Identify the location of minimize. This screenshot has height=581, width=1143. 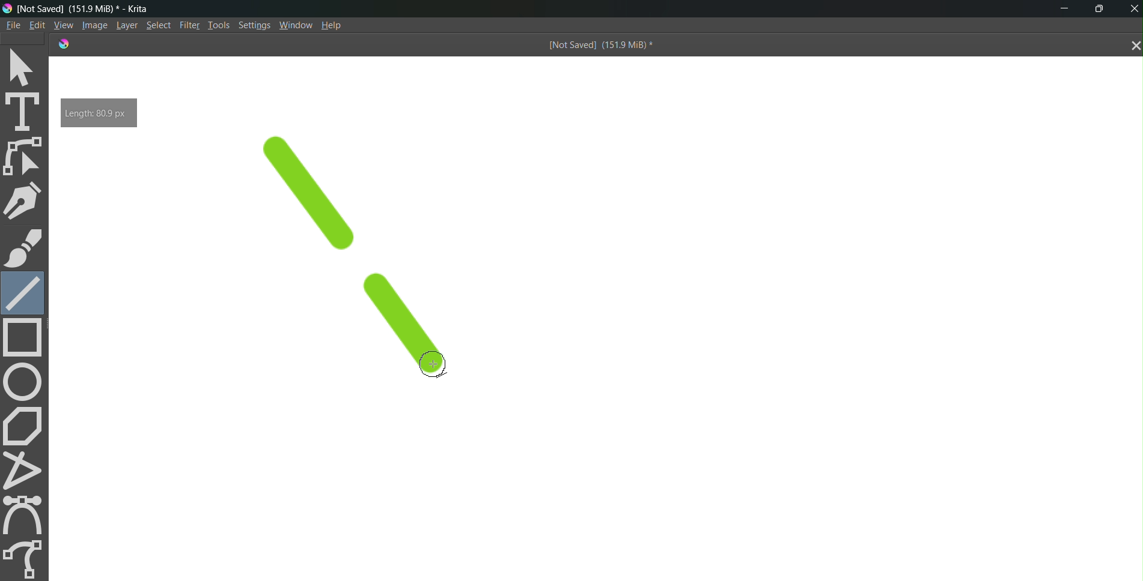
(1060, 10).